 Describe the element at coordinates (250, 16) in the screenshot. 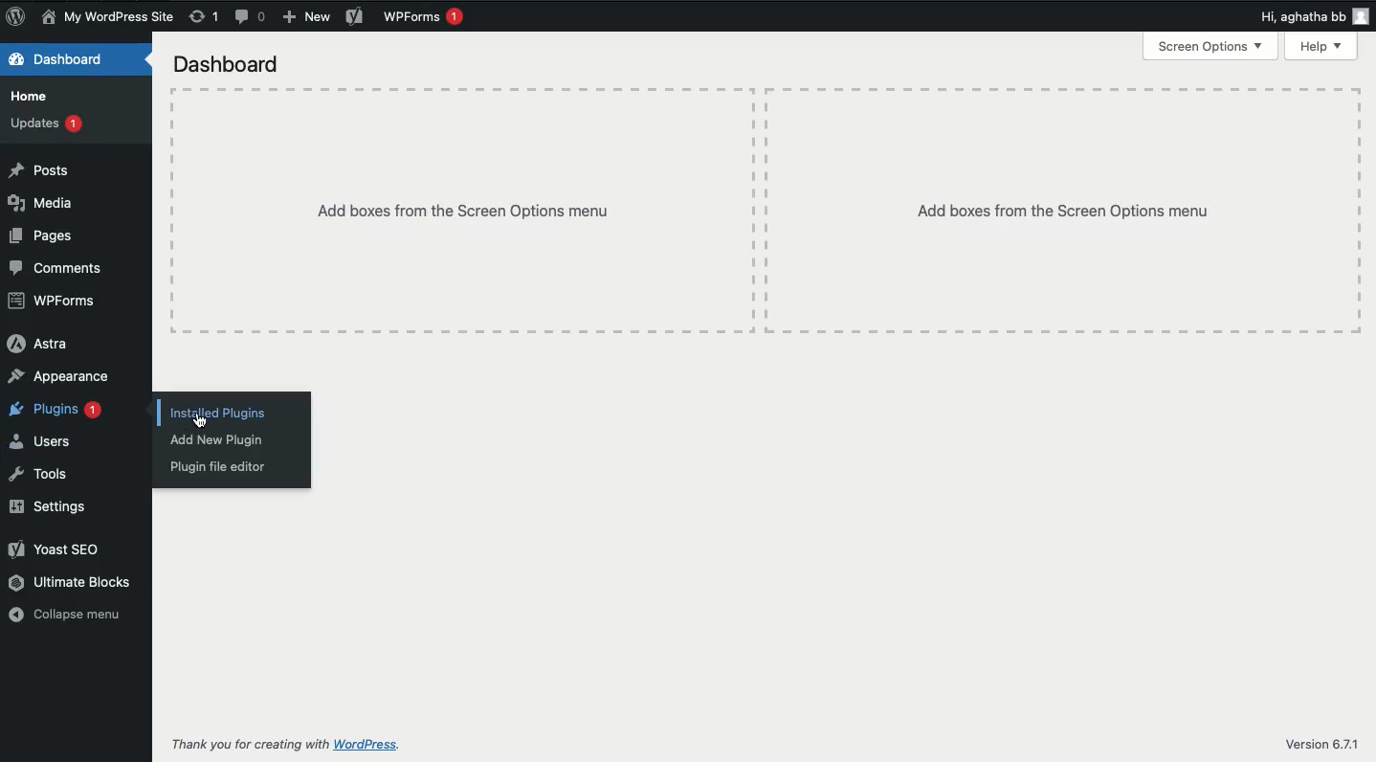

I see `Comments` at that location.